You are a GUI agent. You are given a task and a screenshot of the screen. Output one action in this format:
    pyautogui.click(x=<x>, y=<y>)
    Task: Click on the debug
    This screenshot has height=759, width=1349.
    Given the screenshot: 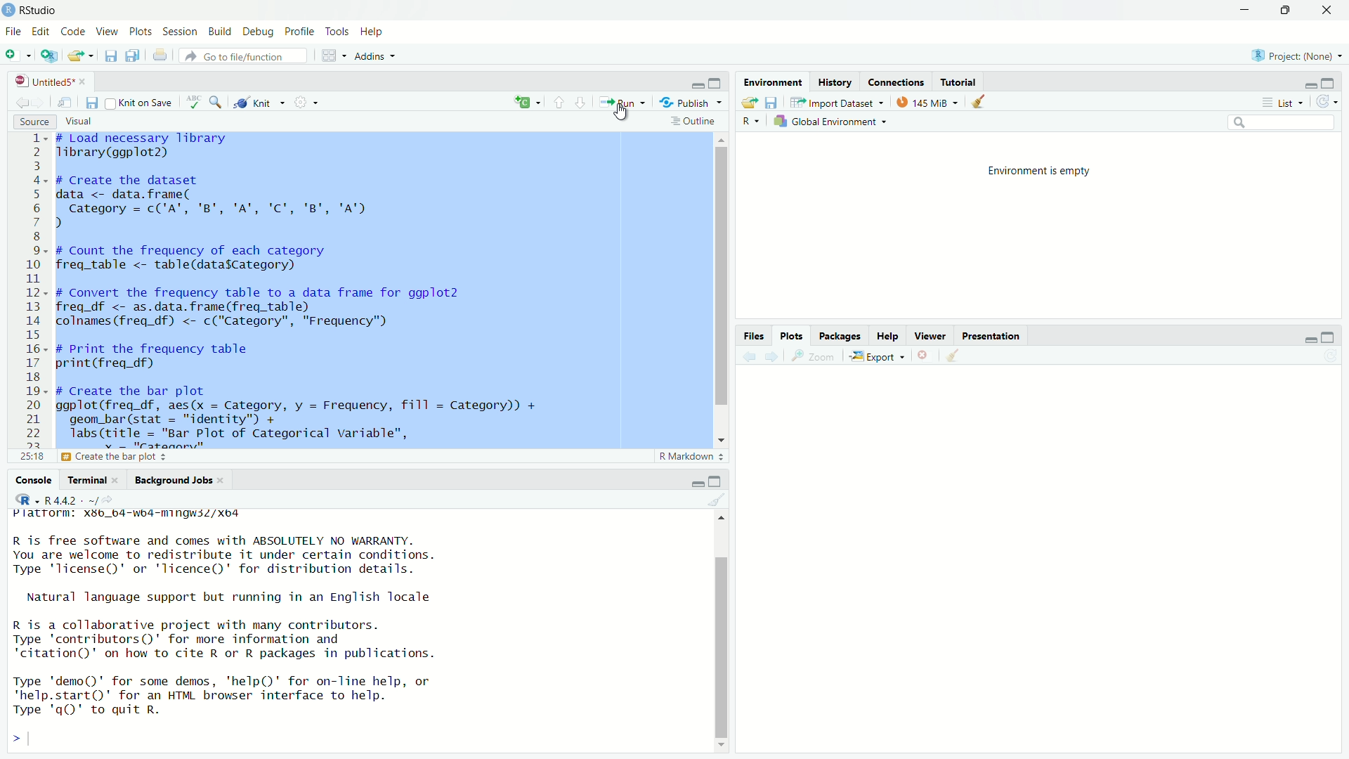 What is the action you would take?
    pyautogui.click(x=258, y=34)
    